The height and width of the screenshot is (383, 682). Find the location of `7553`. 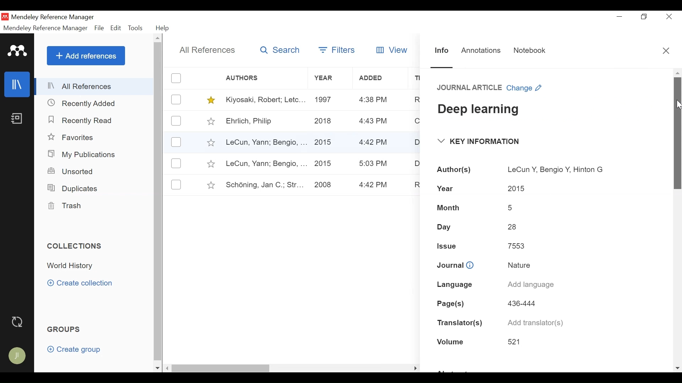

7553 is located at coordinates (514, 246).